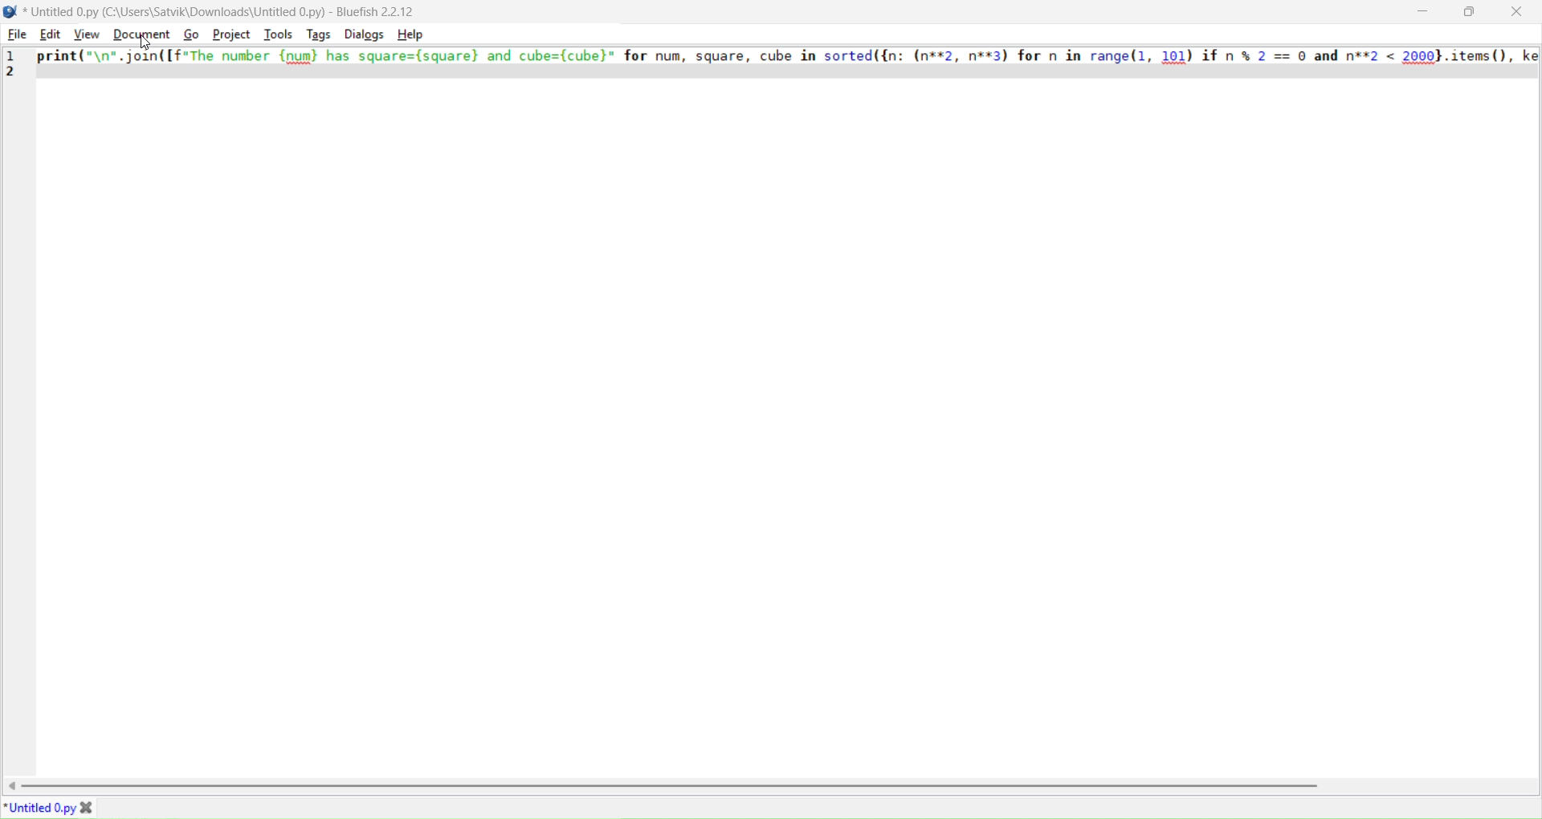  Describe the element at coordinates (10, 12) in the screenshot. I see `logo` at that location.